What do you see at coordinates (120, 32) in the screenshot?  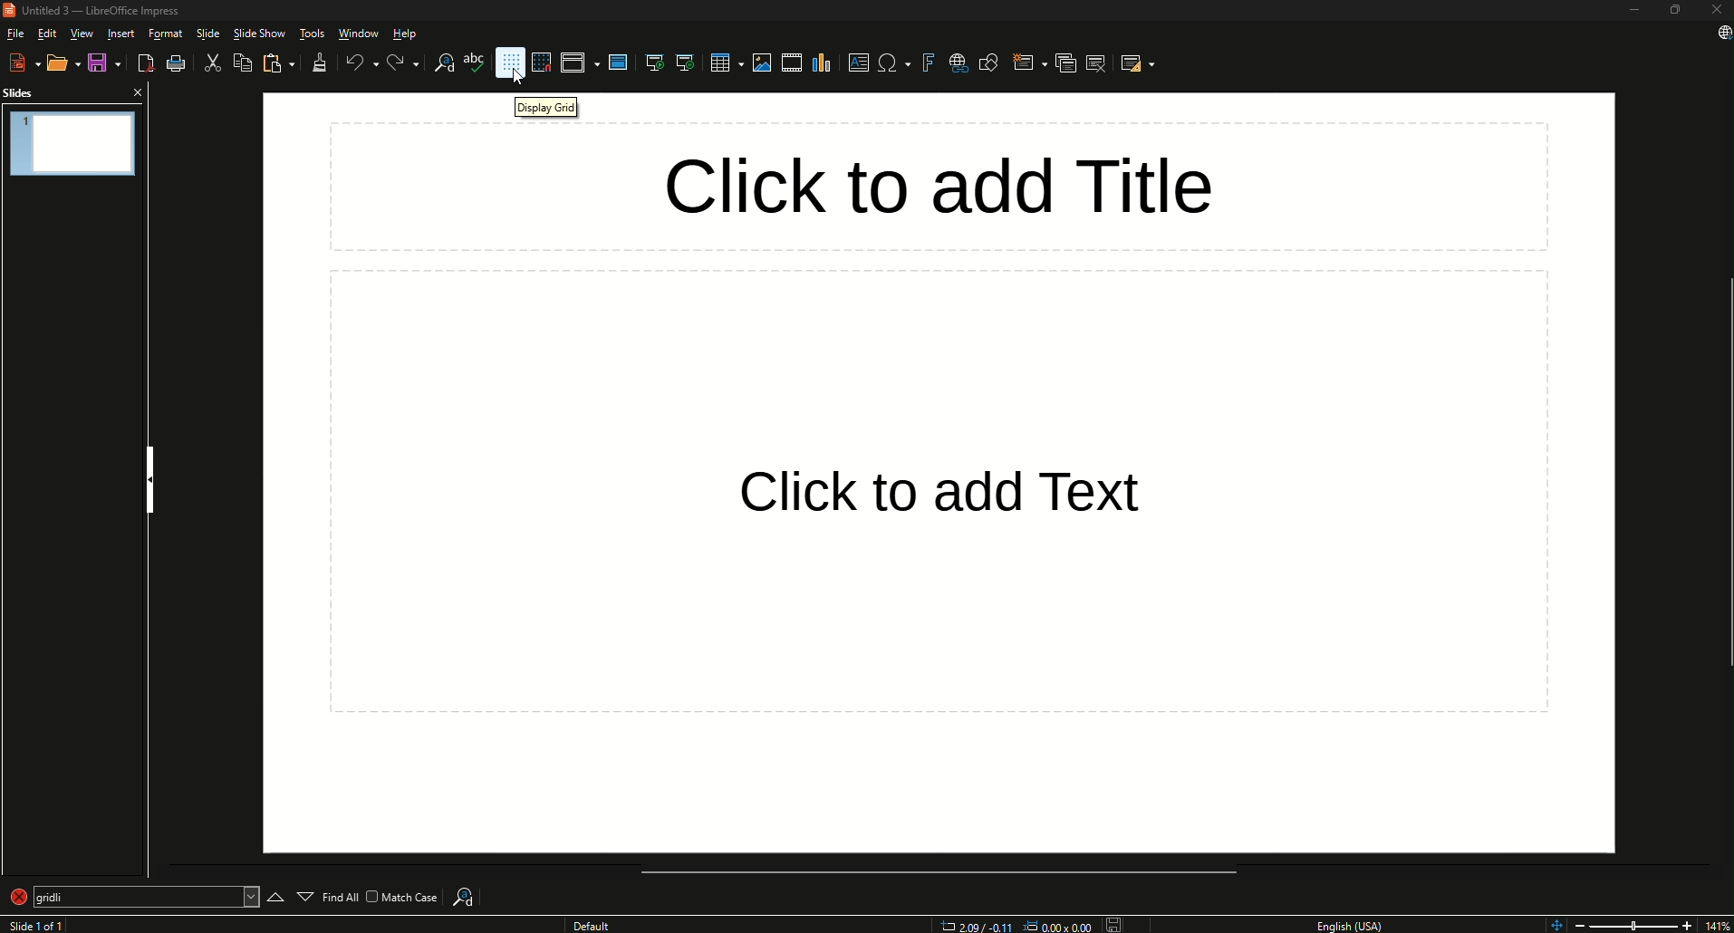 I see `Insert` at bounding box center [120, 32].